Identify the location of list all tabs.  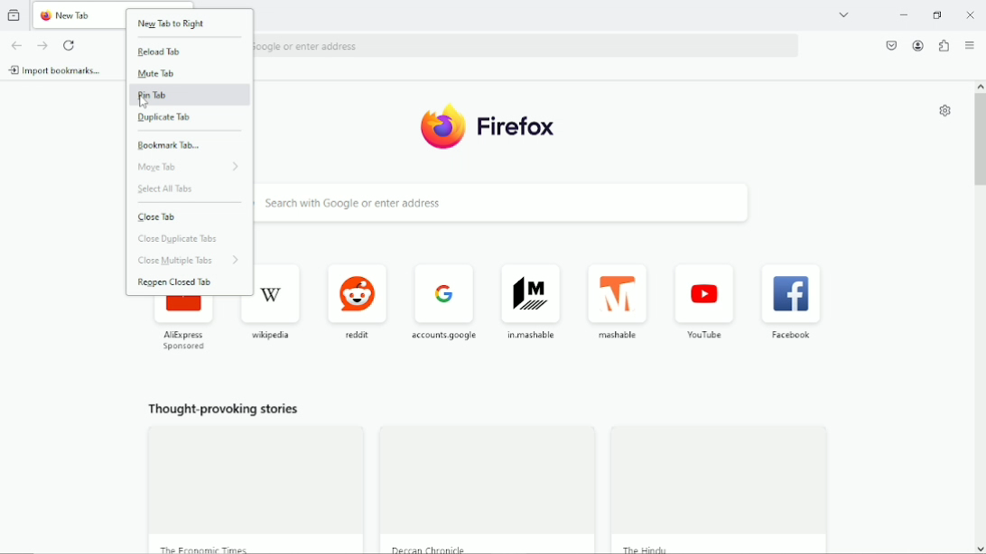
(845, 14).